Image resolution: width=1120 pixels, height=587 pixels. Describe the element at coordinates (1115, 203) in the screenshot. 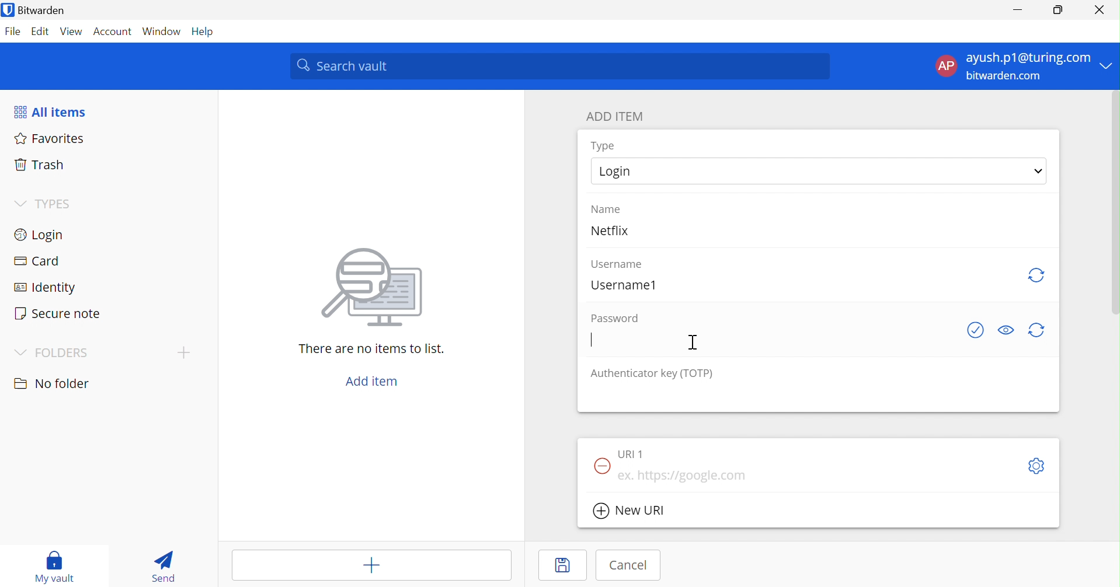

I see `scrollbar` at that location.